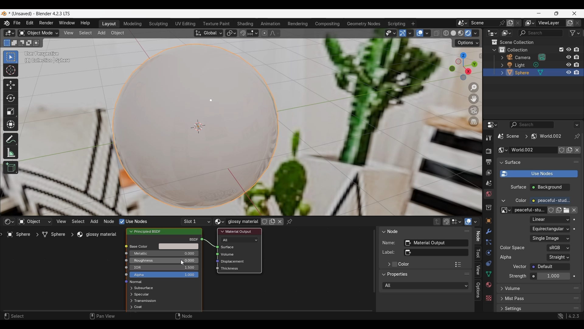 This screenshot has width=584, height=329. Describe the element at coordinates (570, 23) in the screenshot. I see `Add view layer` at that location.